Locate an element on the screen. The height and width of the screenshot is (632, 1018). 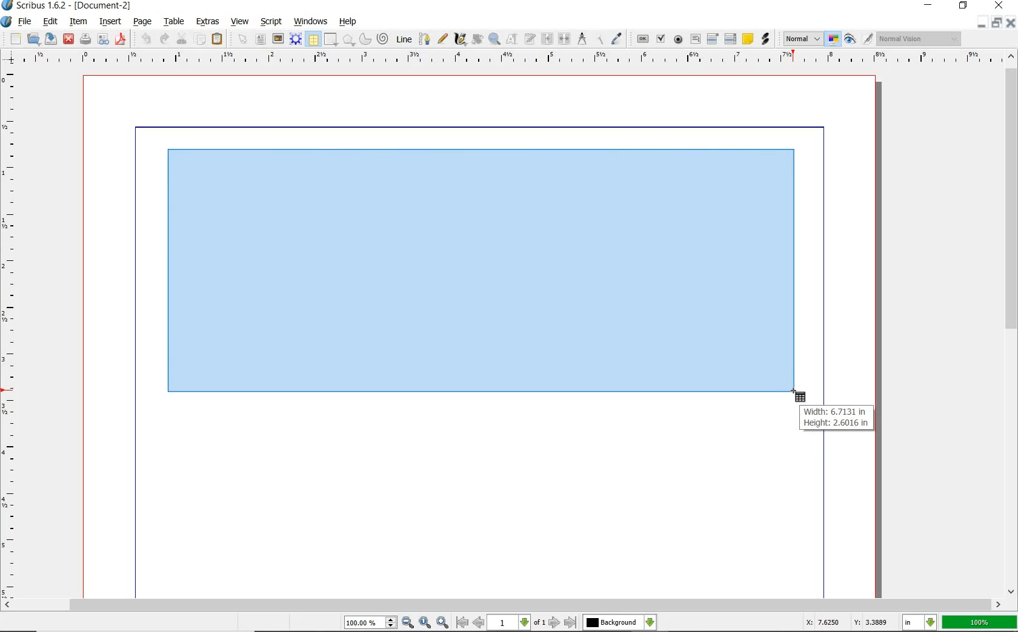
extras is located at coordinates (207, 22).